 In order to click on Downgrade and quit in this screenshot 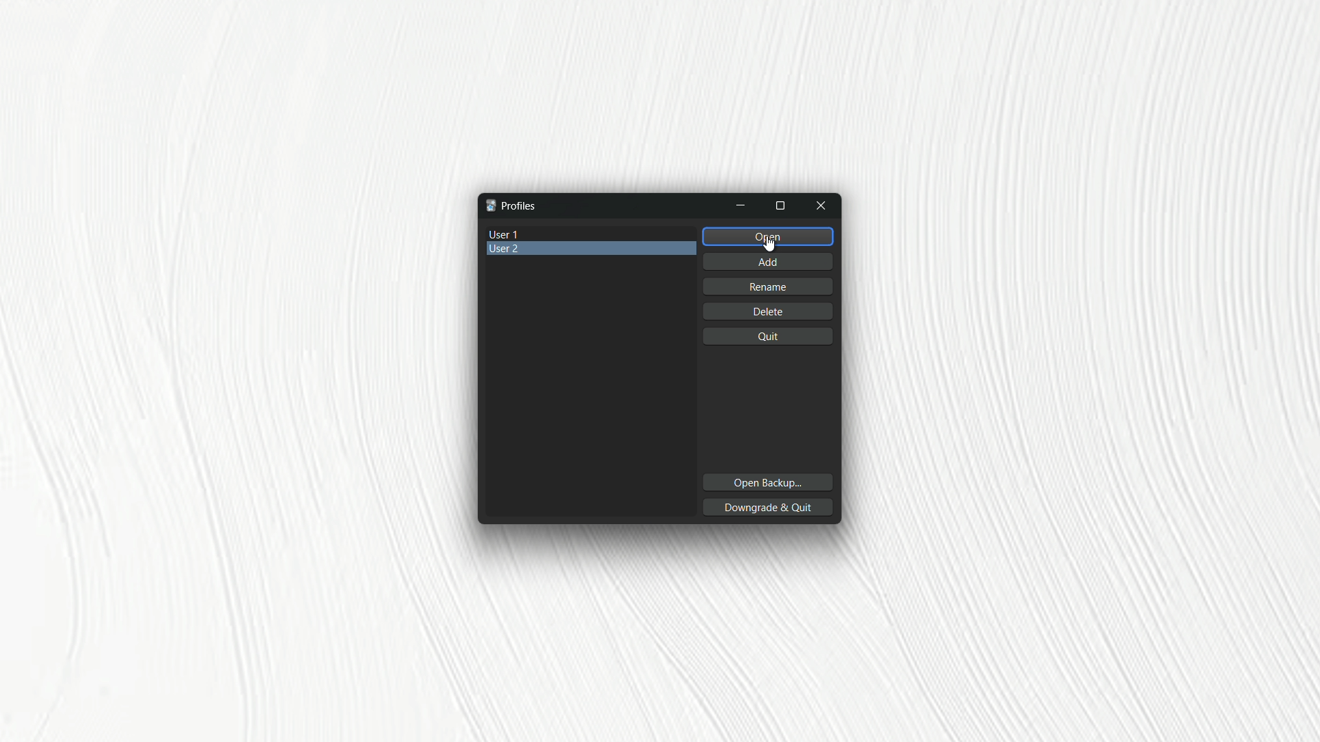, I will do `click(770, 506)`.